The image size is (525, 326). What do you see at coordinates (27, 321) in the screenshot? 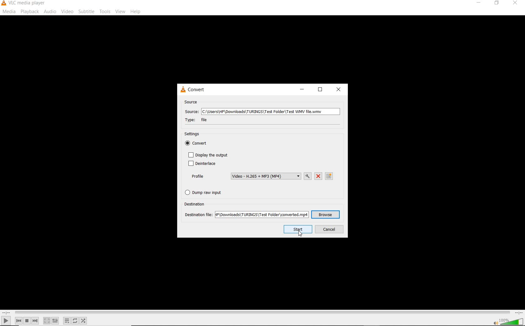
I see `stop` at bounding box center [27, 321].